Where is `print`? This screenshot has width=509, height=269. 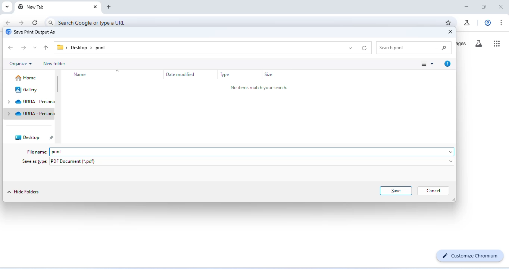
print is located at coordinates (100, 48).